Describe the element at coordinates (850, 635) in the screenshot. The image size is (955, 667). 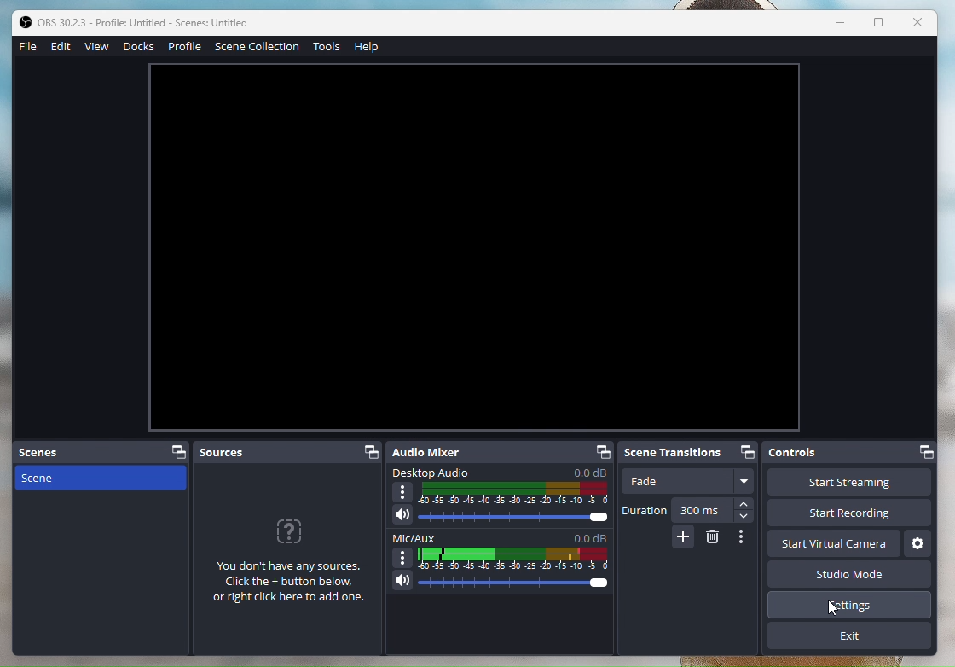
I see `Exit` at that location.